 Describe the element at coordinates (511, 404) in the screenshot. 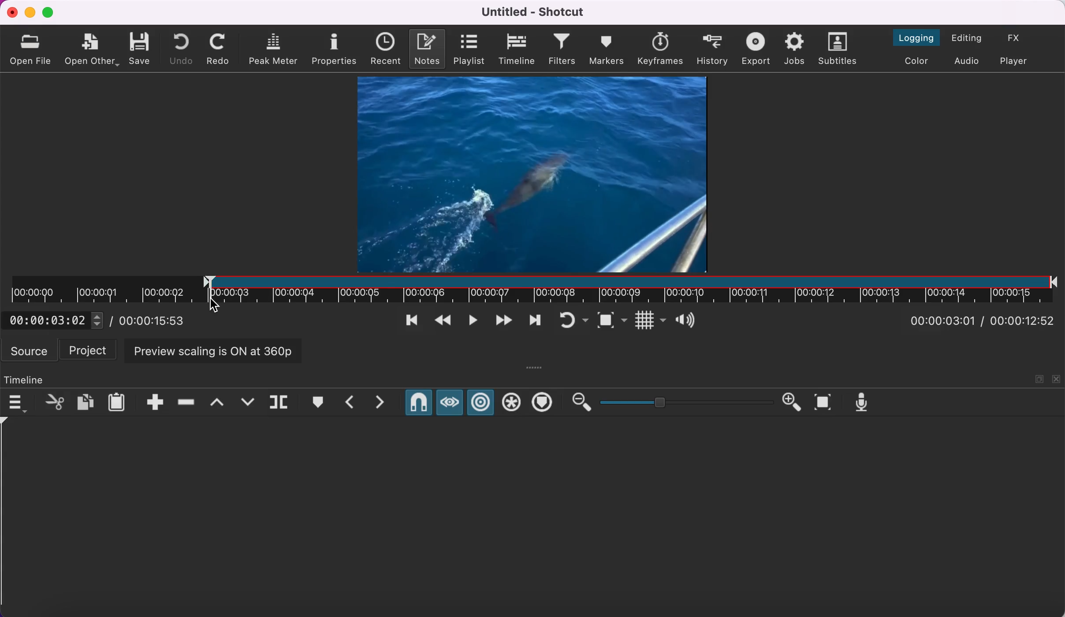

I see `ripple all tracks` at that location.